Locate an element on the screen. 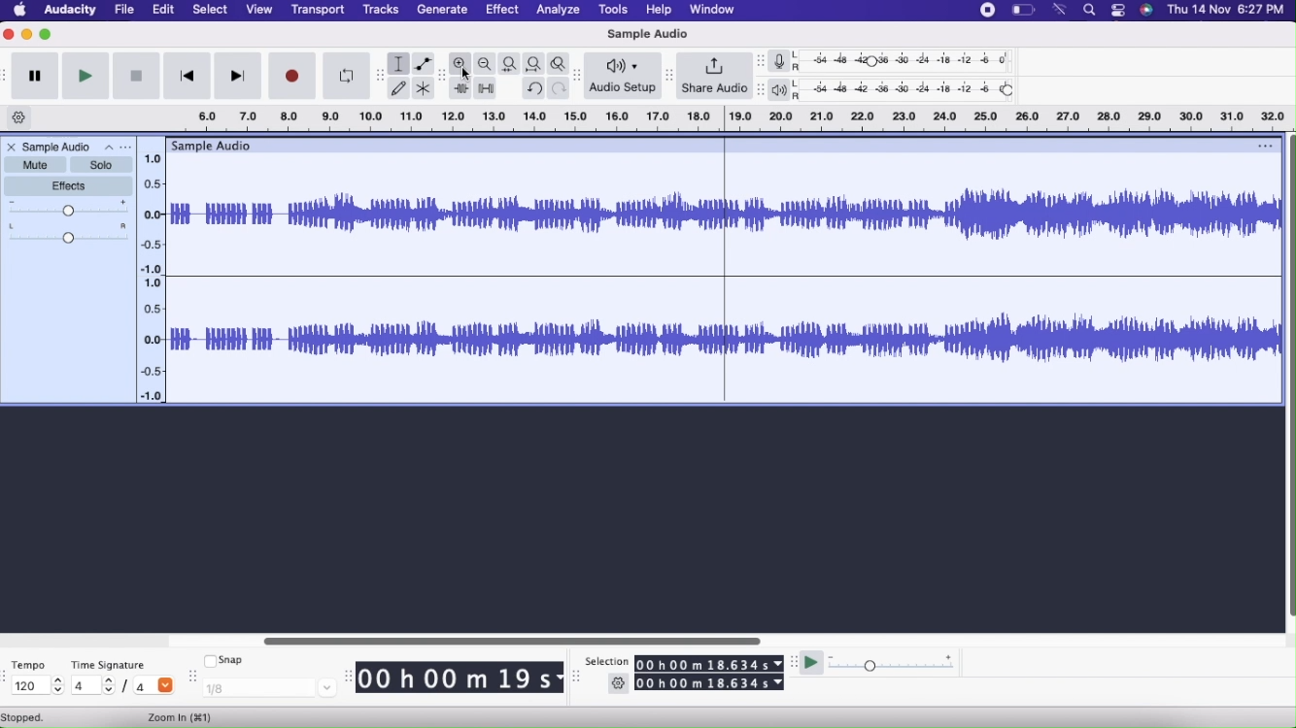 Image resolution: width=1296 pixels, height=728 pixels. Skip to end is located at coordinates (239, 76).